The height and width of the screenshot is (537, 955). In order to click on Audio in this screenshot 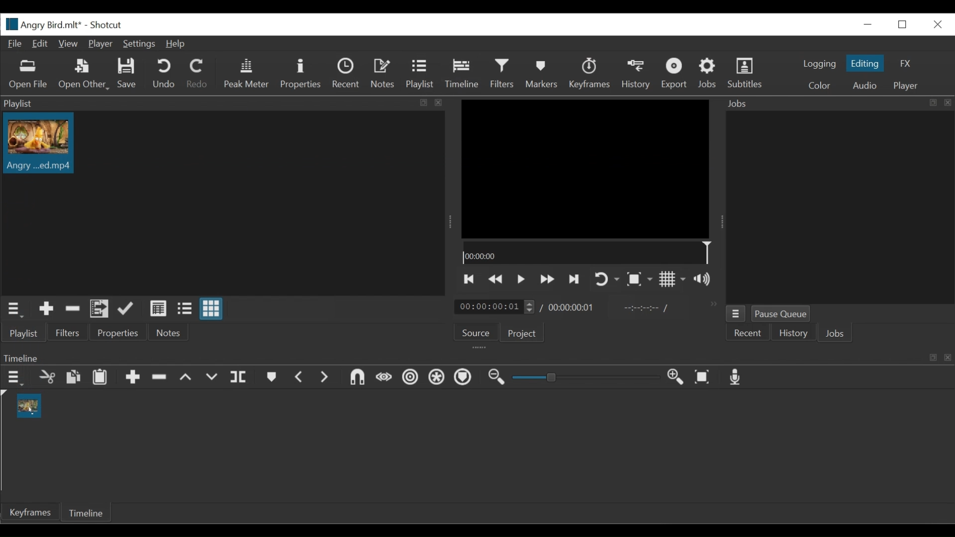, I will do `click(867, 85)`.